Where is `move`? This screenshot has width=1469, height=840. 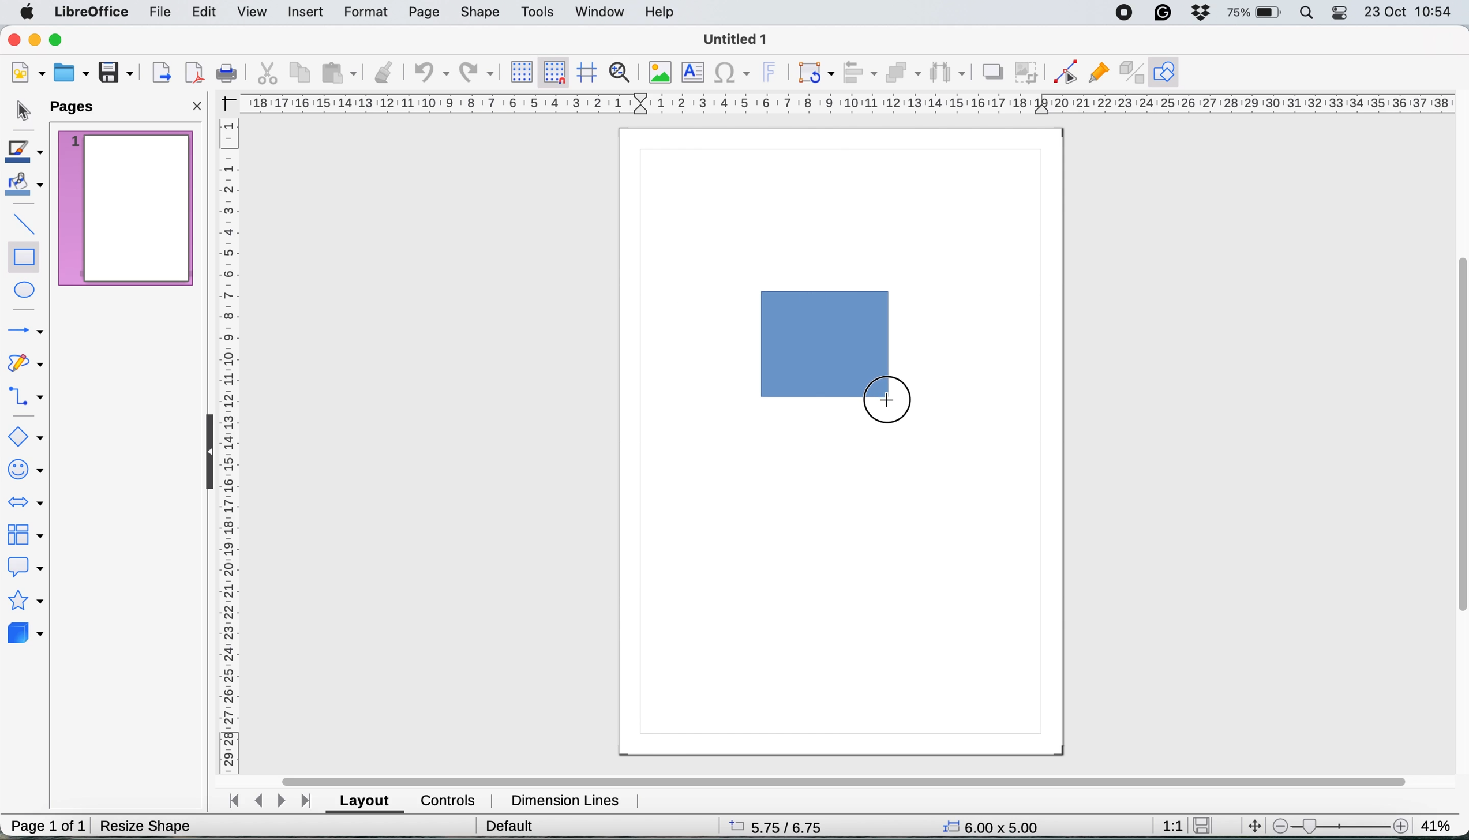 move is located at coordinates (1256, 826).